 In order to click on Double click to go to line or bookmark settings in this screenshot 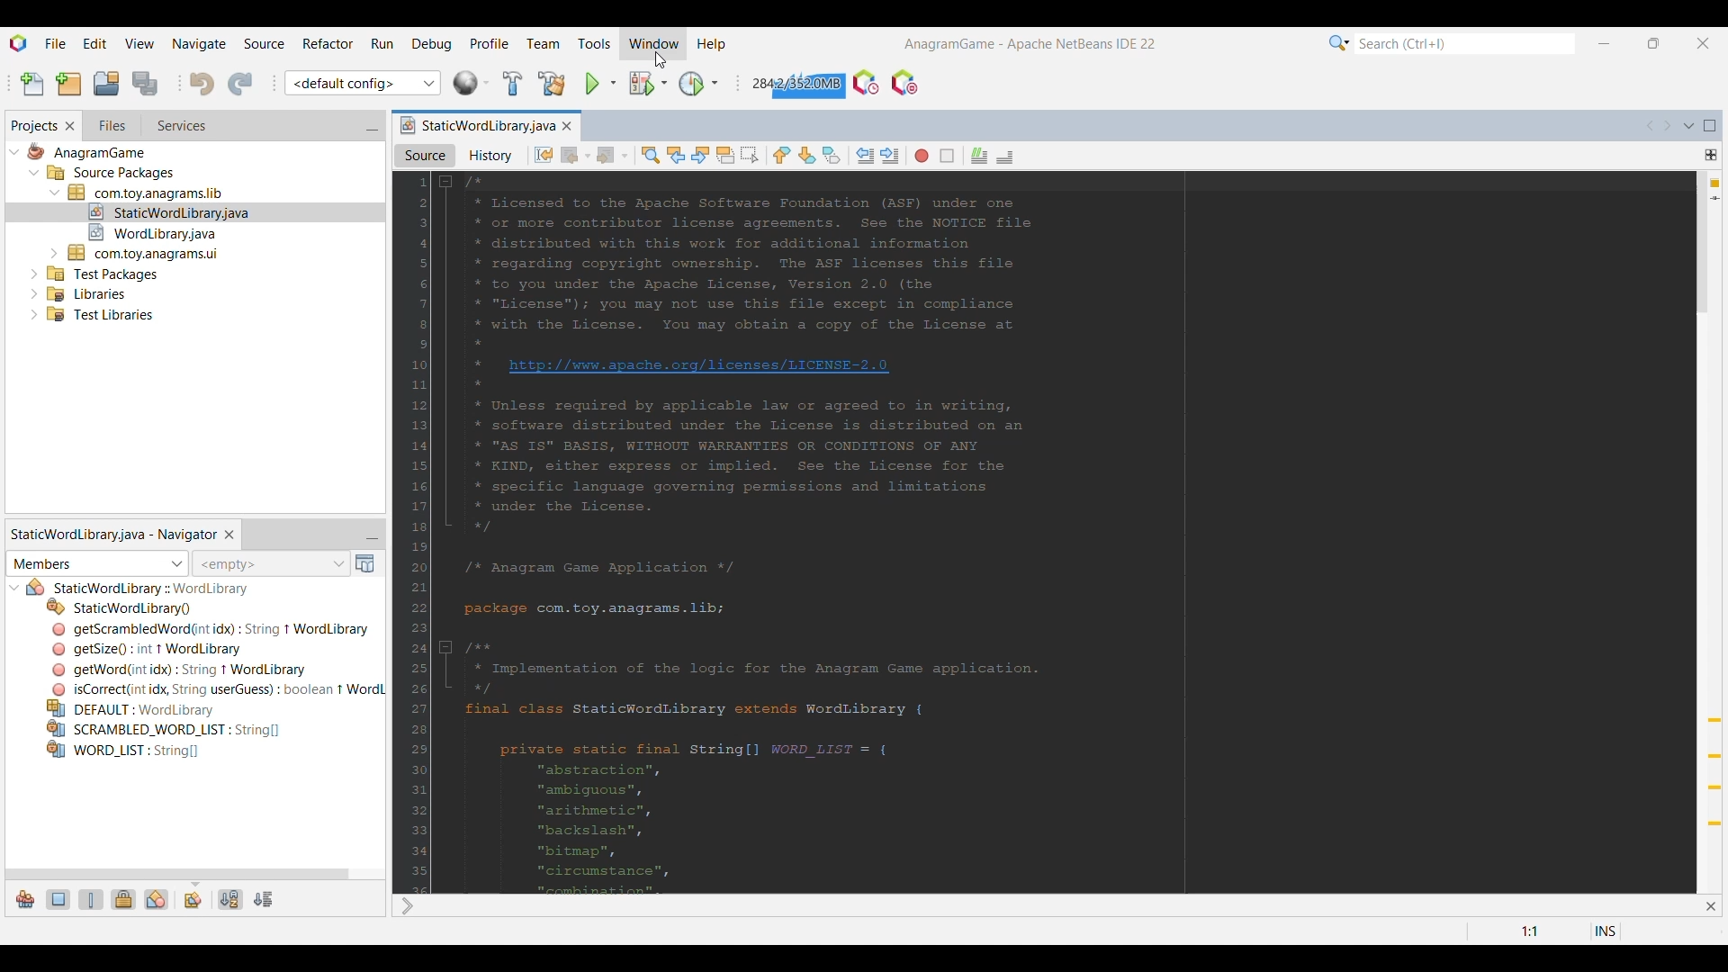, I will do `click(1546, 931)`.